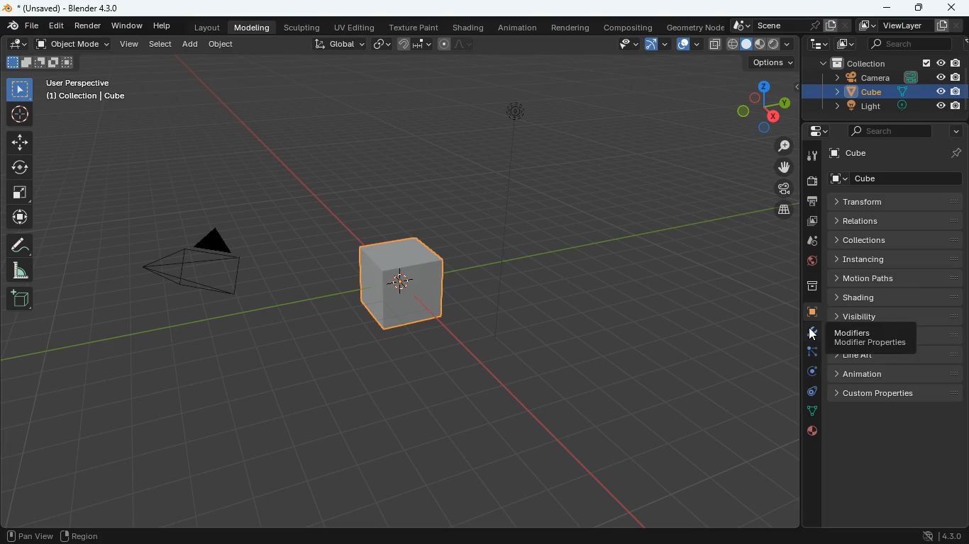 The width and height of the screenshot is (969, 544). I want to click on , so click(944, 25).